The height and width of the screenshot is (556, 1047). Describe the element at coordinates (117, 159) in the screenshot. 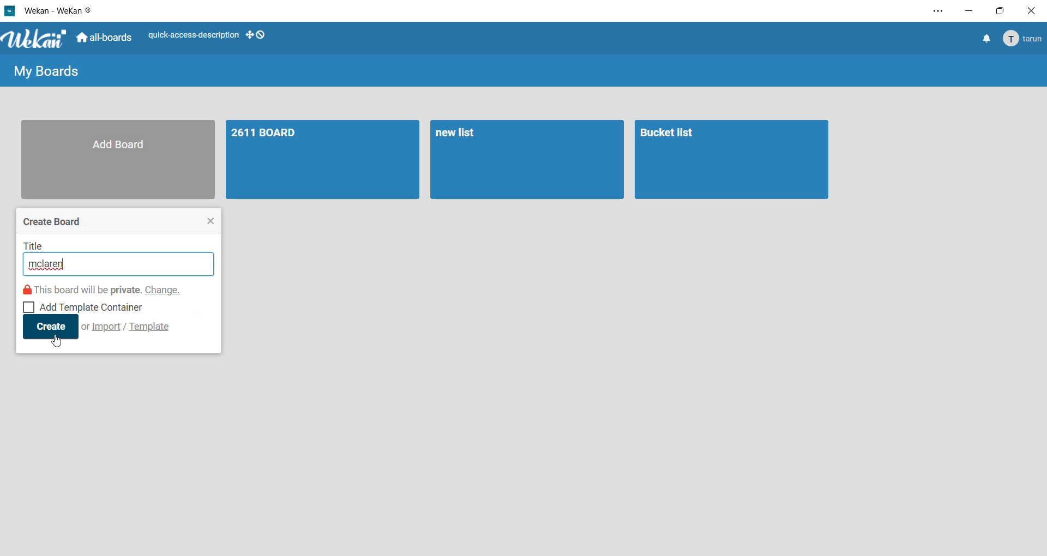

I see `add board` at that location.